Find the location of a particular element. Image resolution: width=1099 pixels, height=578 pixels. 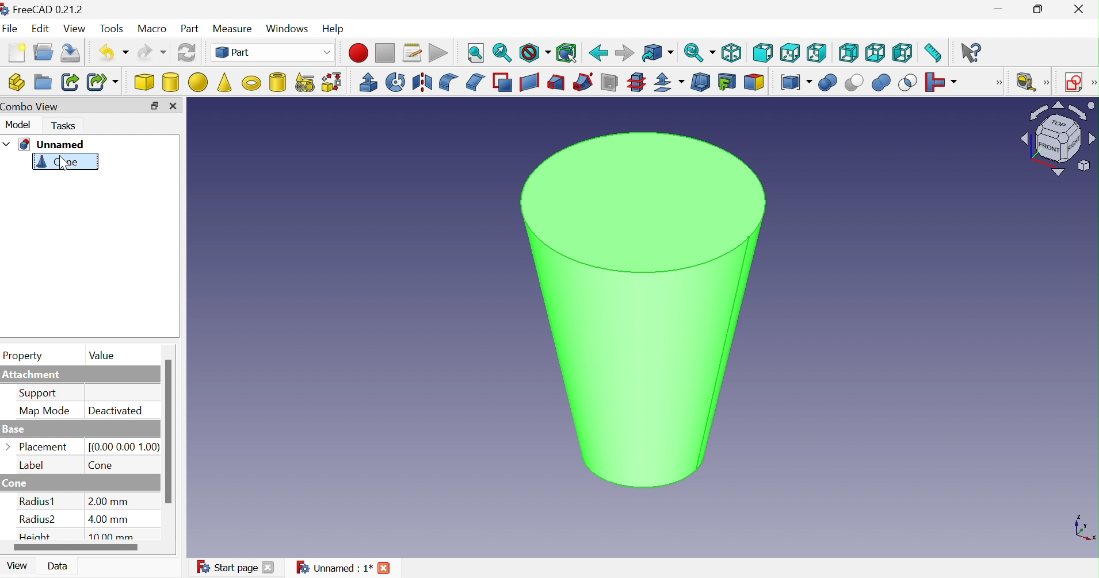

Create projection on surface is located at coordinates (726, 82).